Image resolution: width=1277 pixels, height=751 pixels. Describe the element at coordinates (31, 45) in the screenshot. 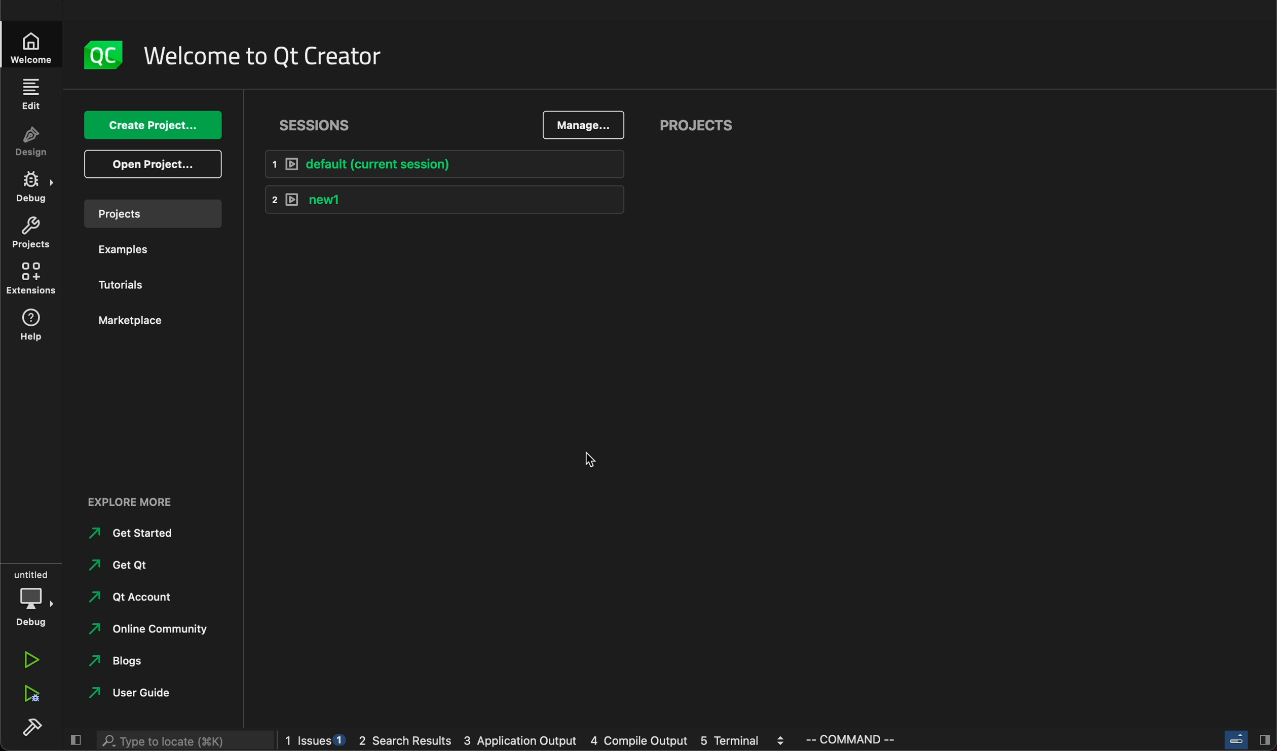

I see `welcome` at that location.